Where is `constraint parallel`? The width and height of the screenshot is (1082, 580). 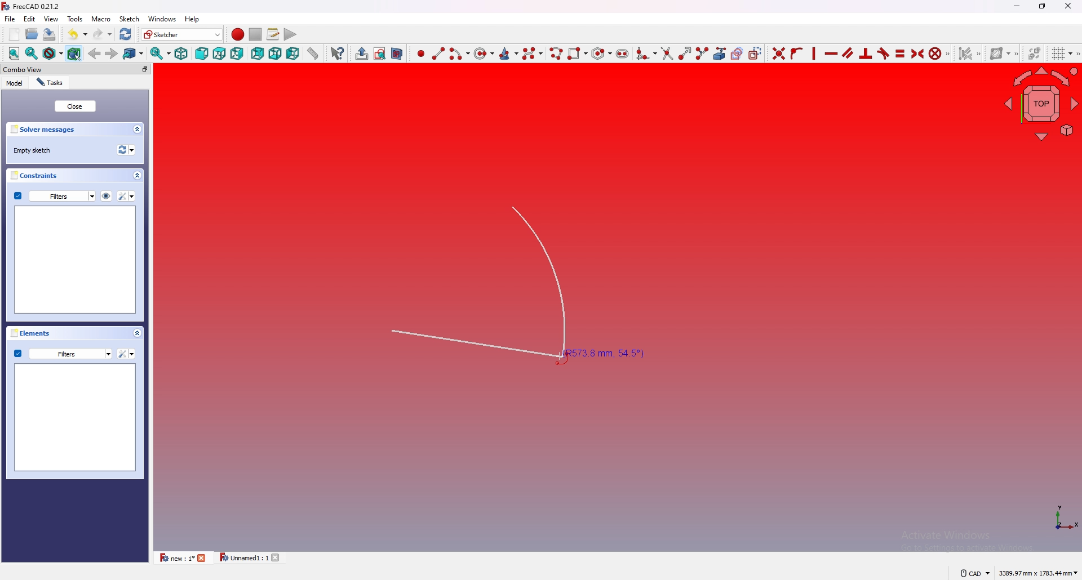 constraint parallel is located at coordinates (848, 52).